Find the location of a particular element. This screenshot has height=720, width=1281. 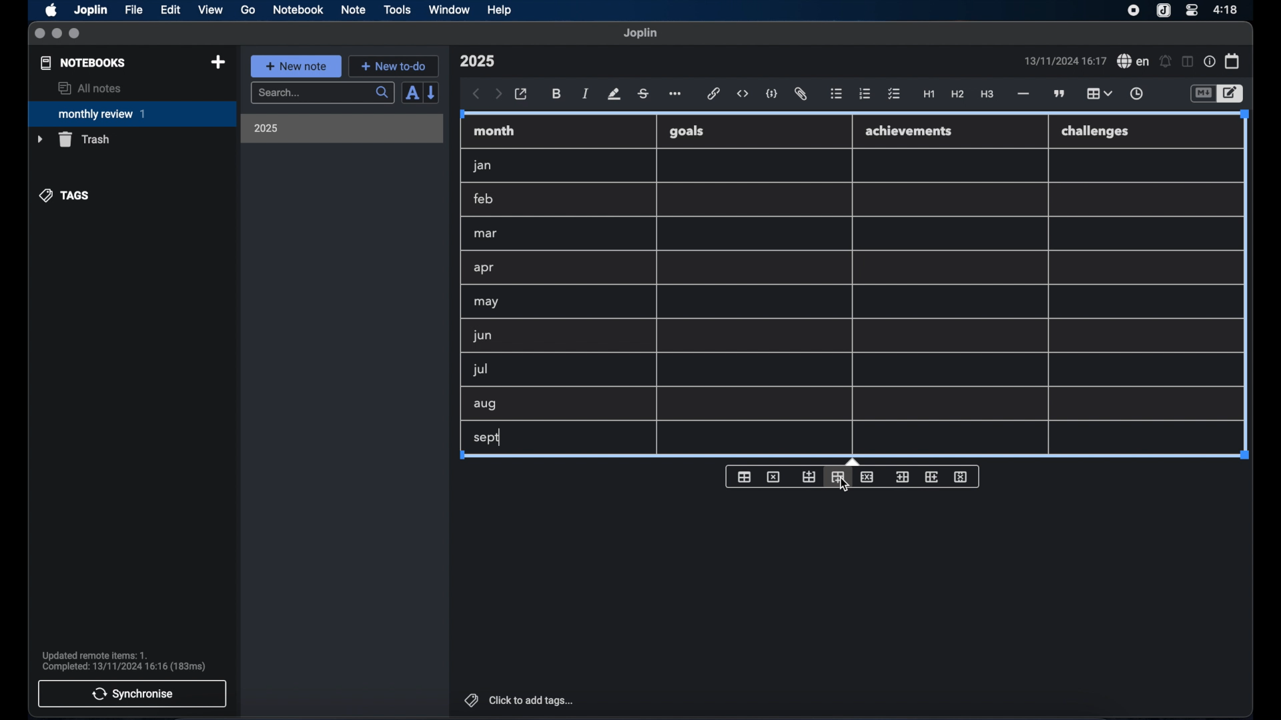

mar is located at coordinates (486, 234).